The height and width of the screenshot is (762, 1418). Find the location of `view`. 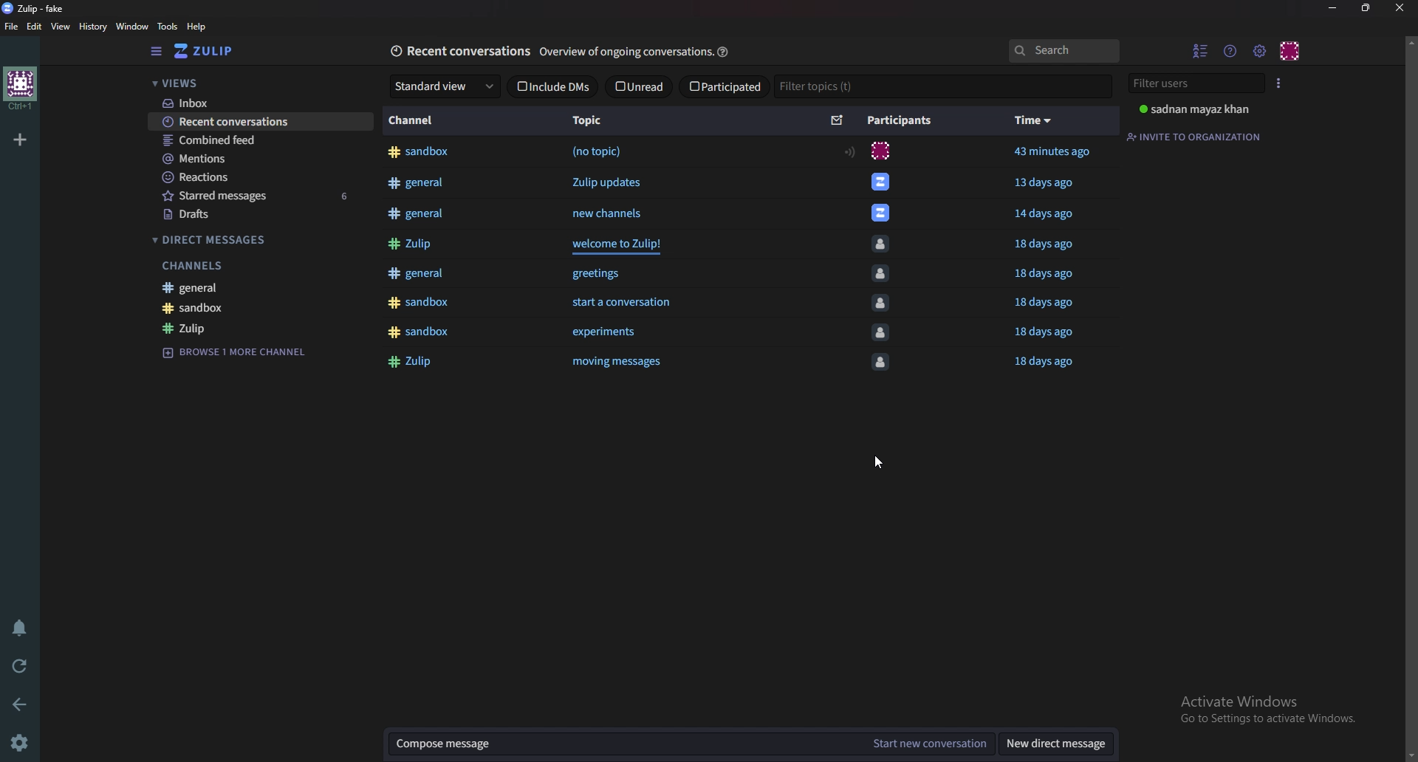

view is located at coordinates (64, 27).